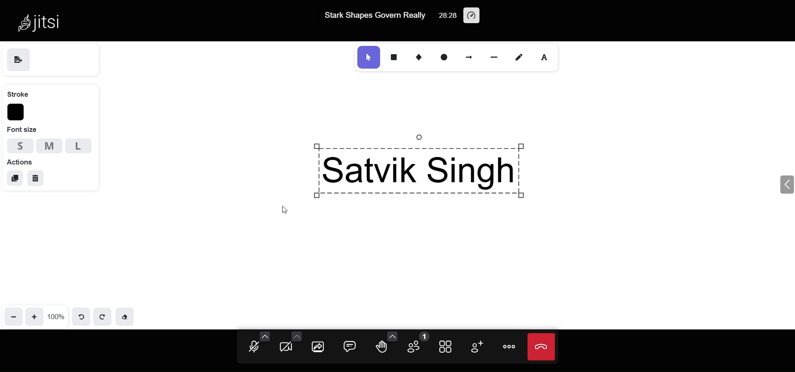  What do you see at coordinates (82, 316) in the screenshot?
I see `undo` at bounding box center [82, 316].